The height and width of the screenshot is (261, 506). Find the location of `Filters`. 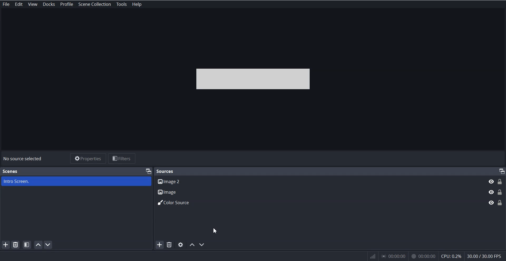

Filters is located at coordinates (123, 158).